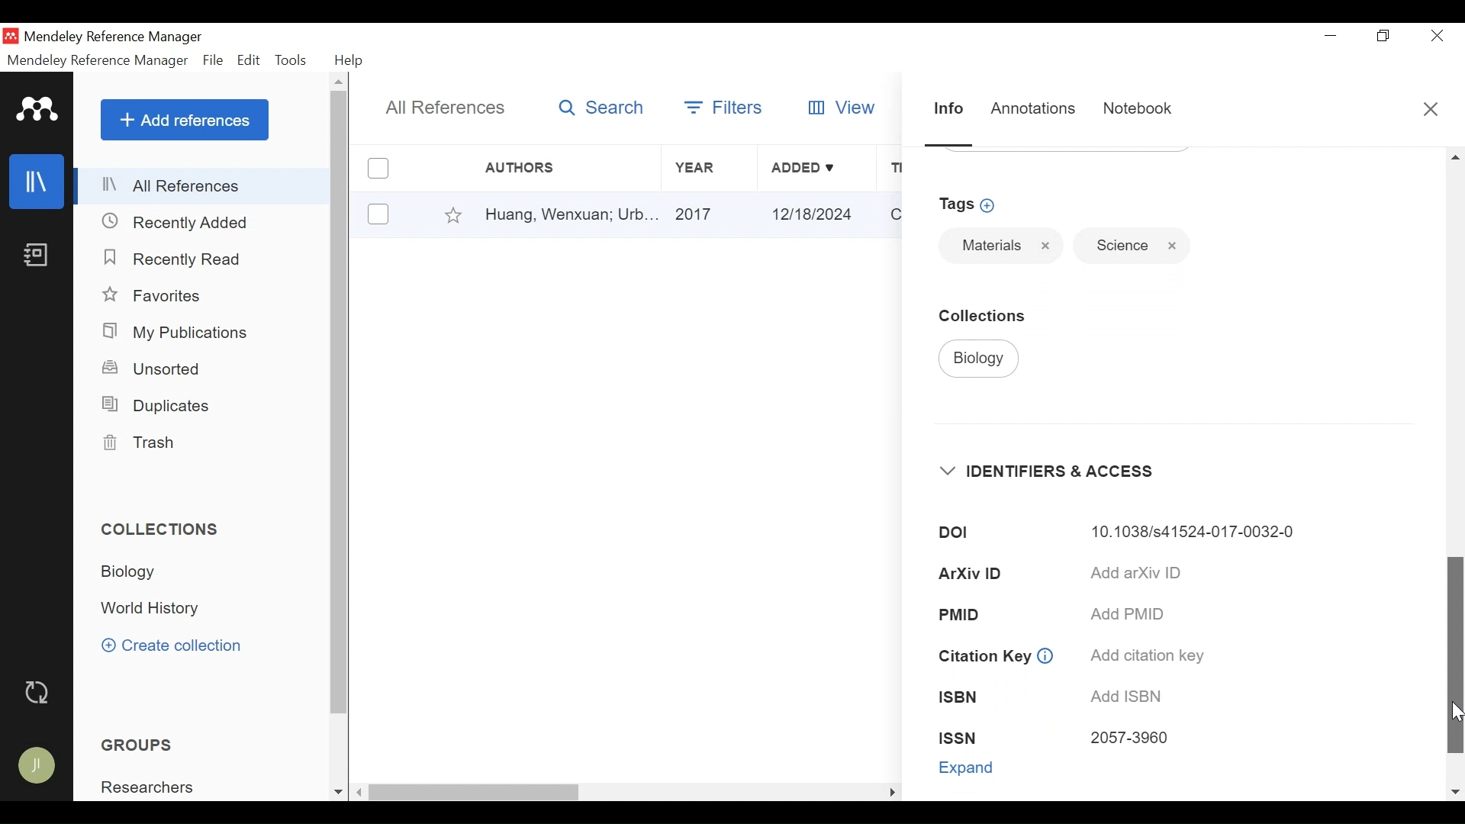 Image resolution: width=1465 pixels, height=824 pixels. I want to click on File, so click(214, 60).